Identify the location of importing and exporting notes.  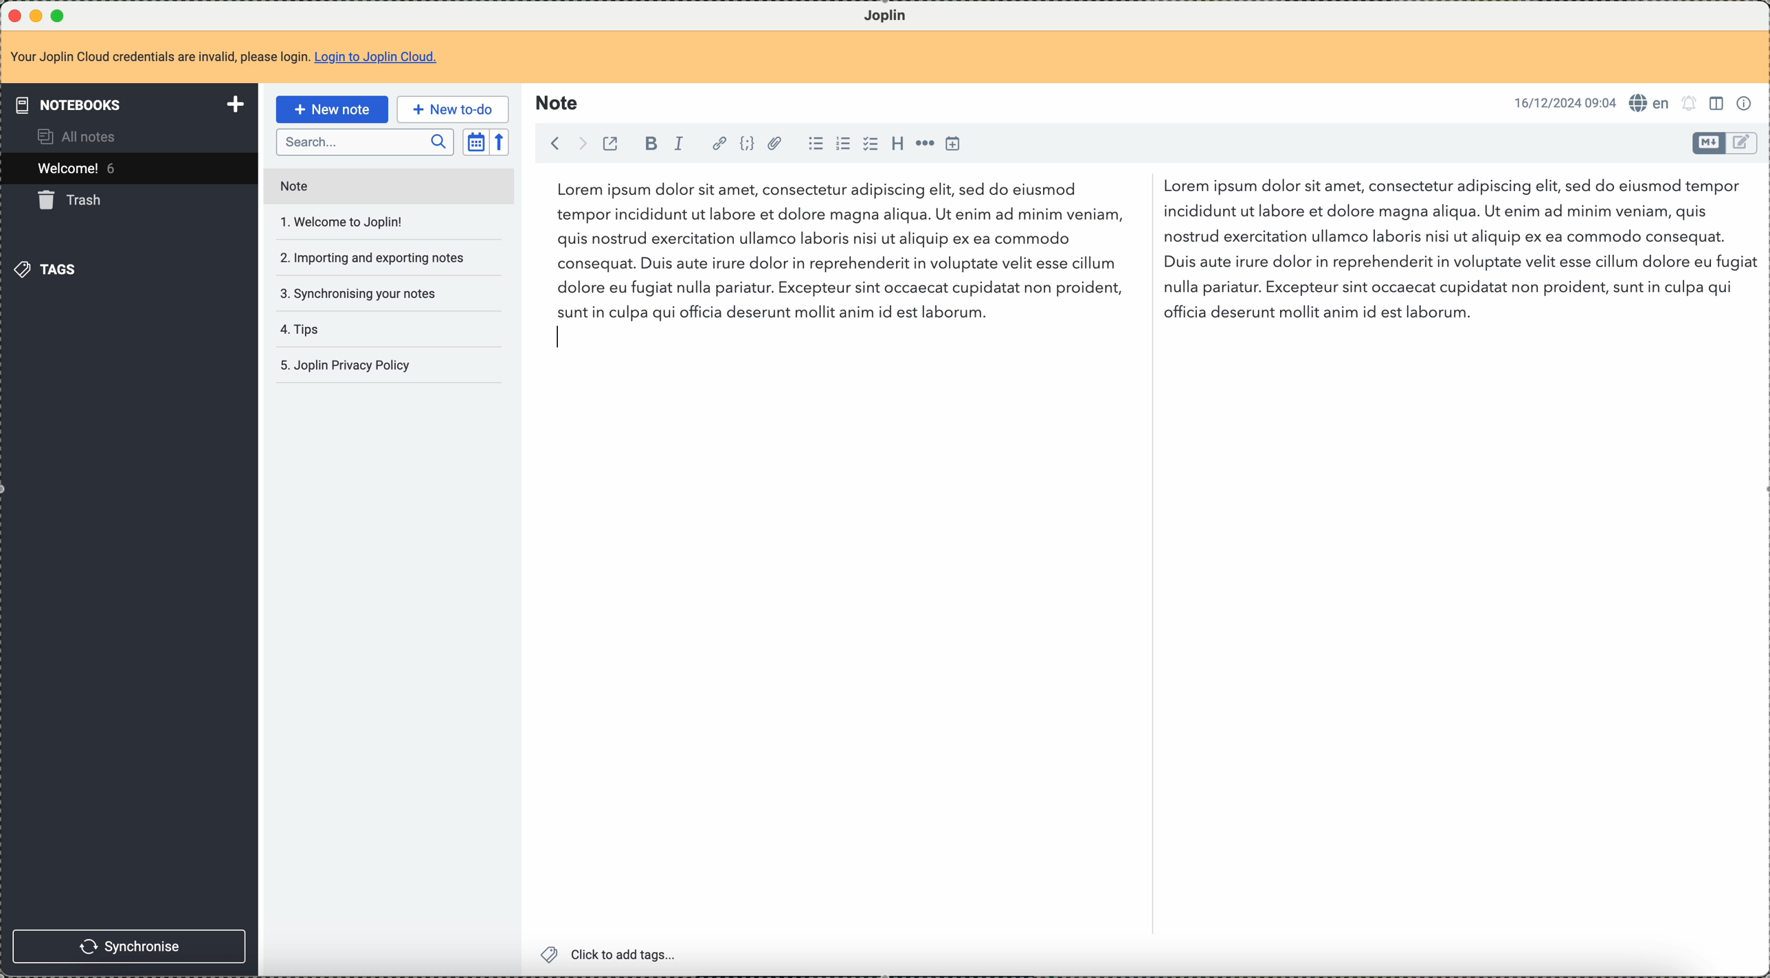
(376, 259).